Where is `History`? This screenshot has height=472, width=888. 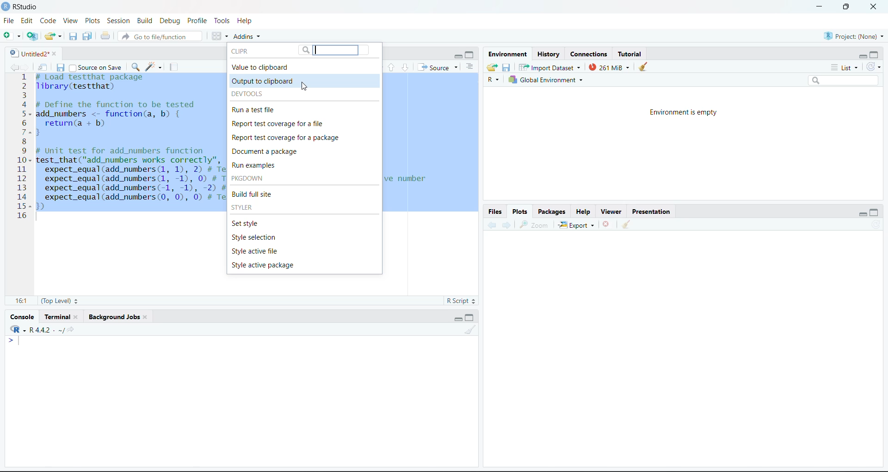 History is located at coordinates (549, 54).